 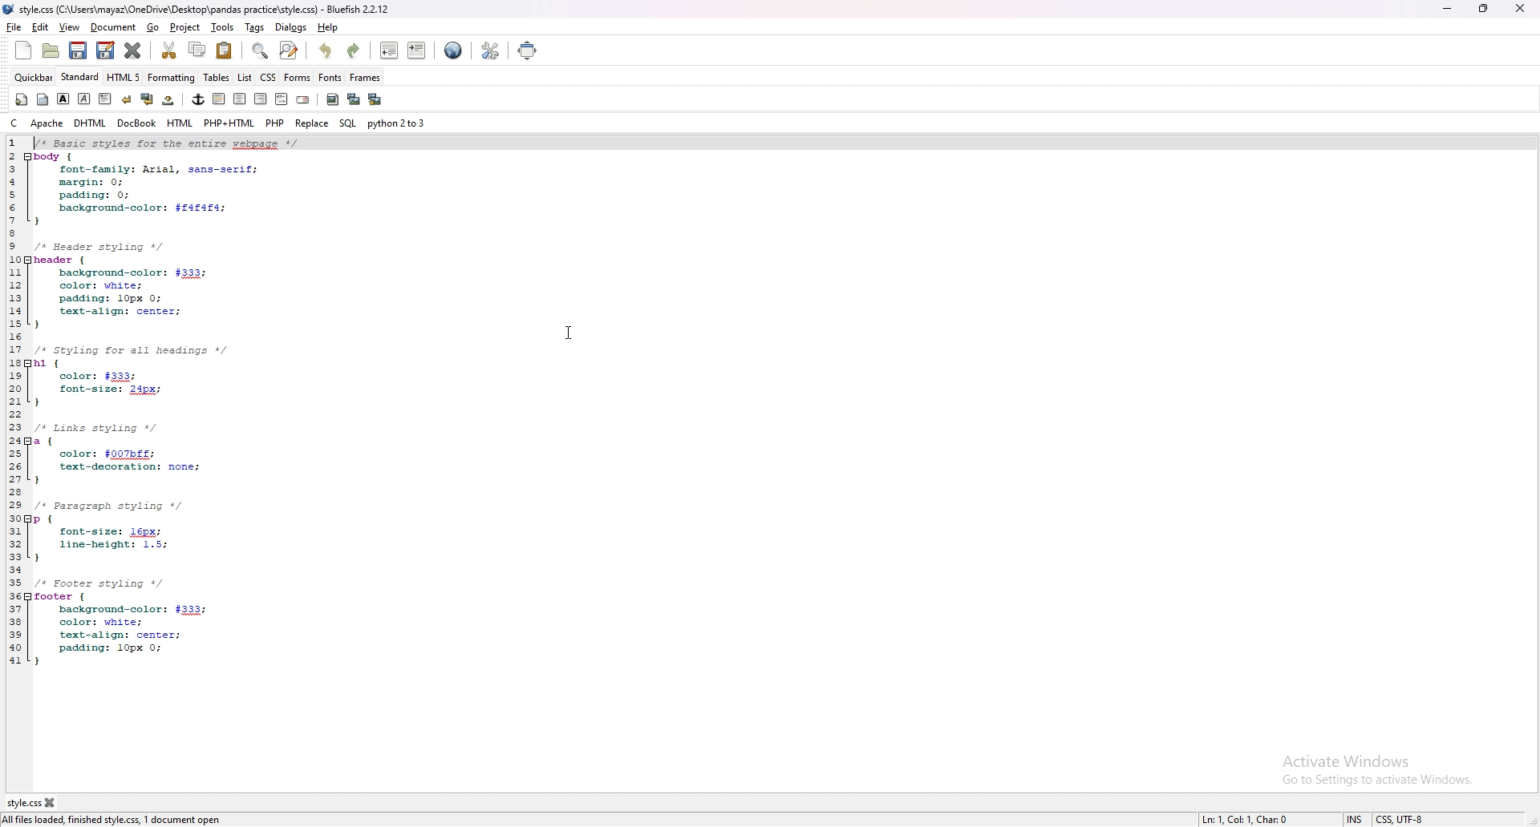 I want to click on resize, so click(x=1484, y=8).